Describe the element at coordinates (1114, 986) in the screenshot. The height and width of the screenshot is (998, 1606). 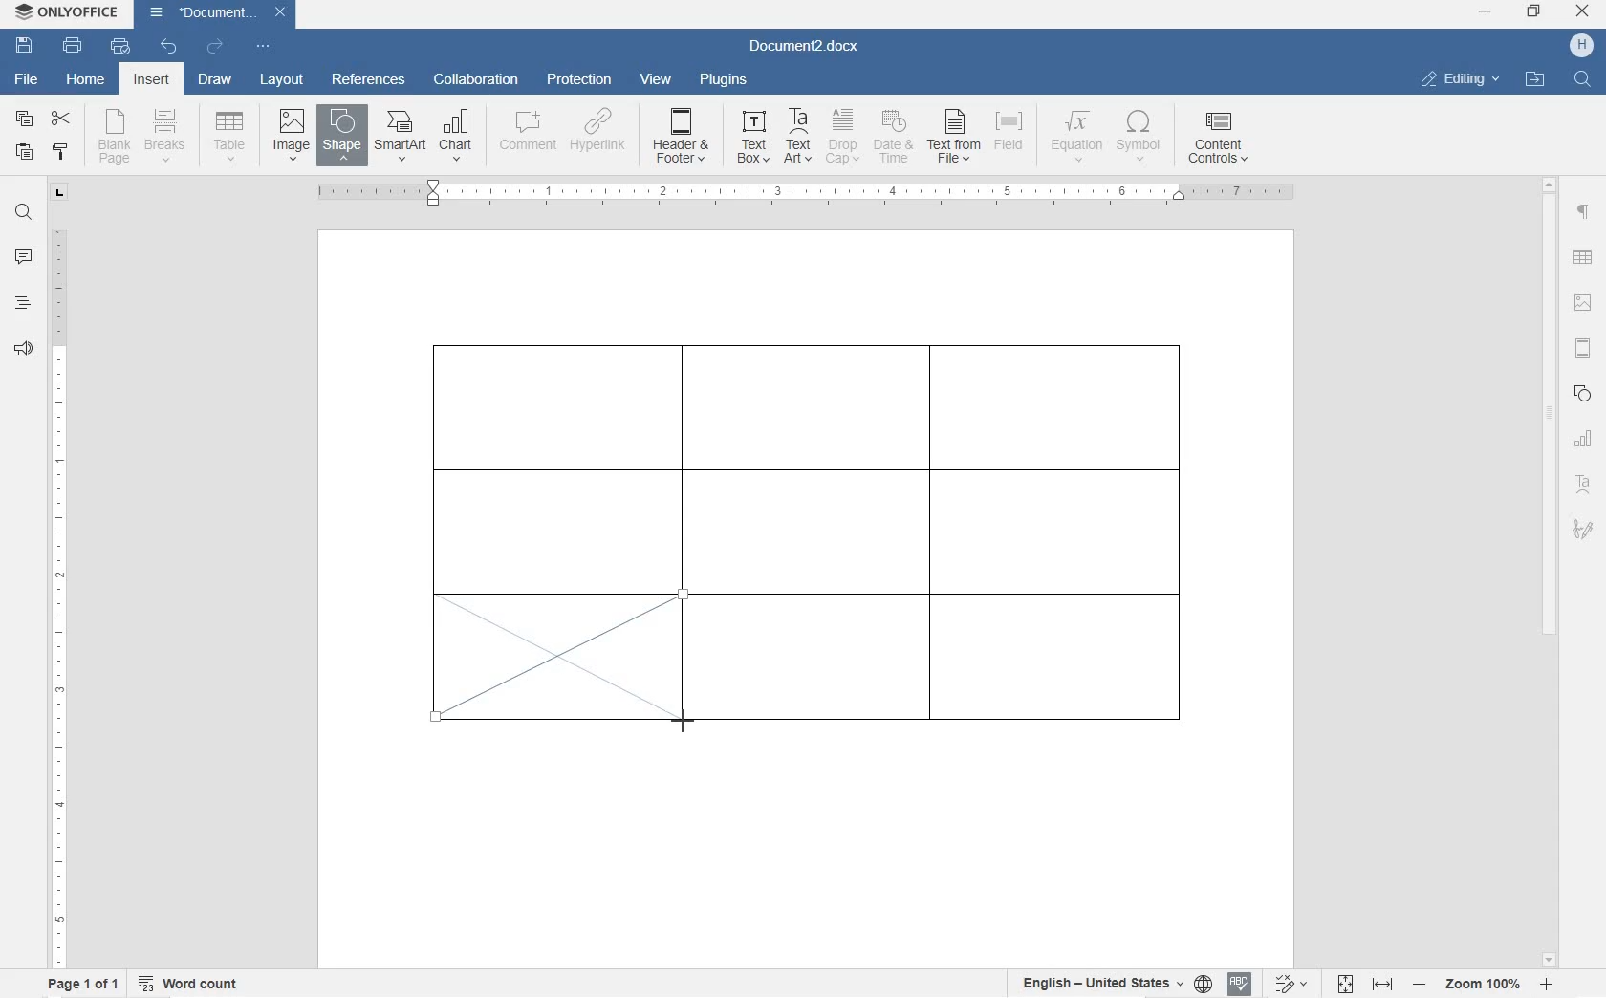
I see `select text or document language` at that location.